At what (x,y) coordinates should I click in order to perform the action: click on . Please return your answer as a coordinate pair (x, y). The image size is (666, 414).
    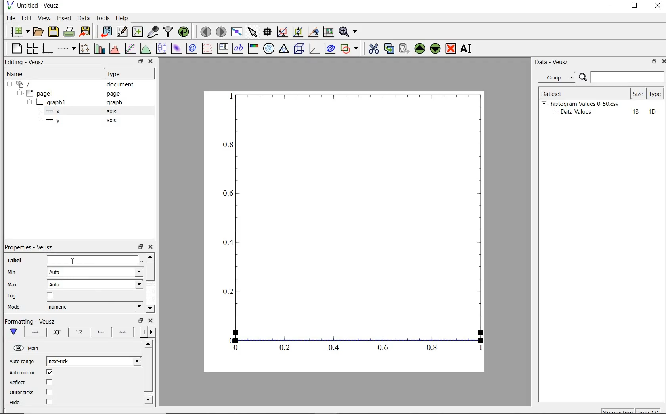
    Looking at the image, I should click on (115, 103).